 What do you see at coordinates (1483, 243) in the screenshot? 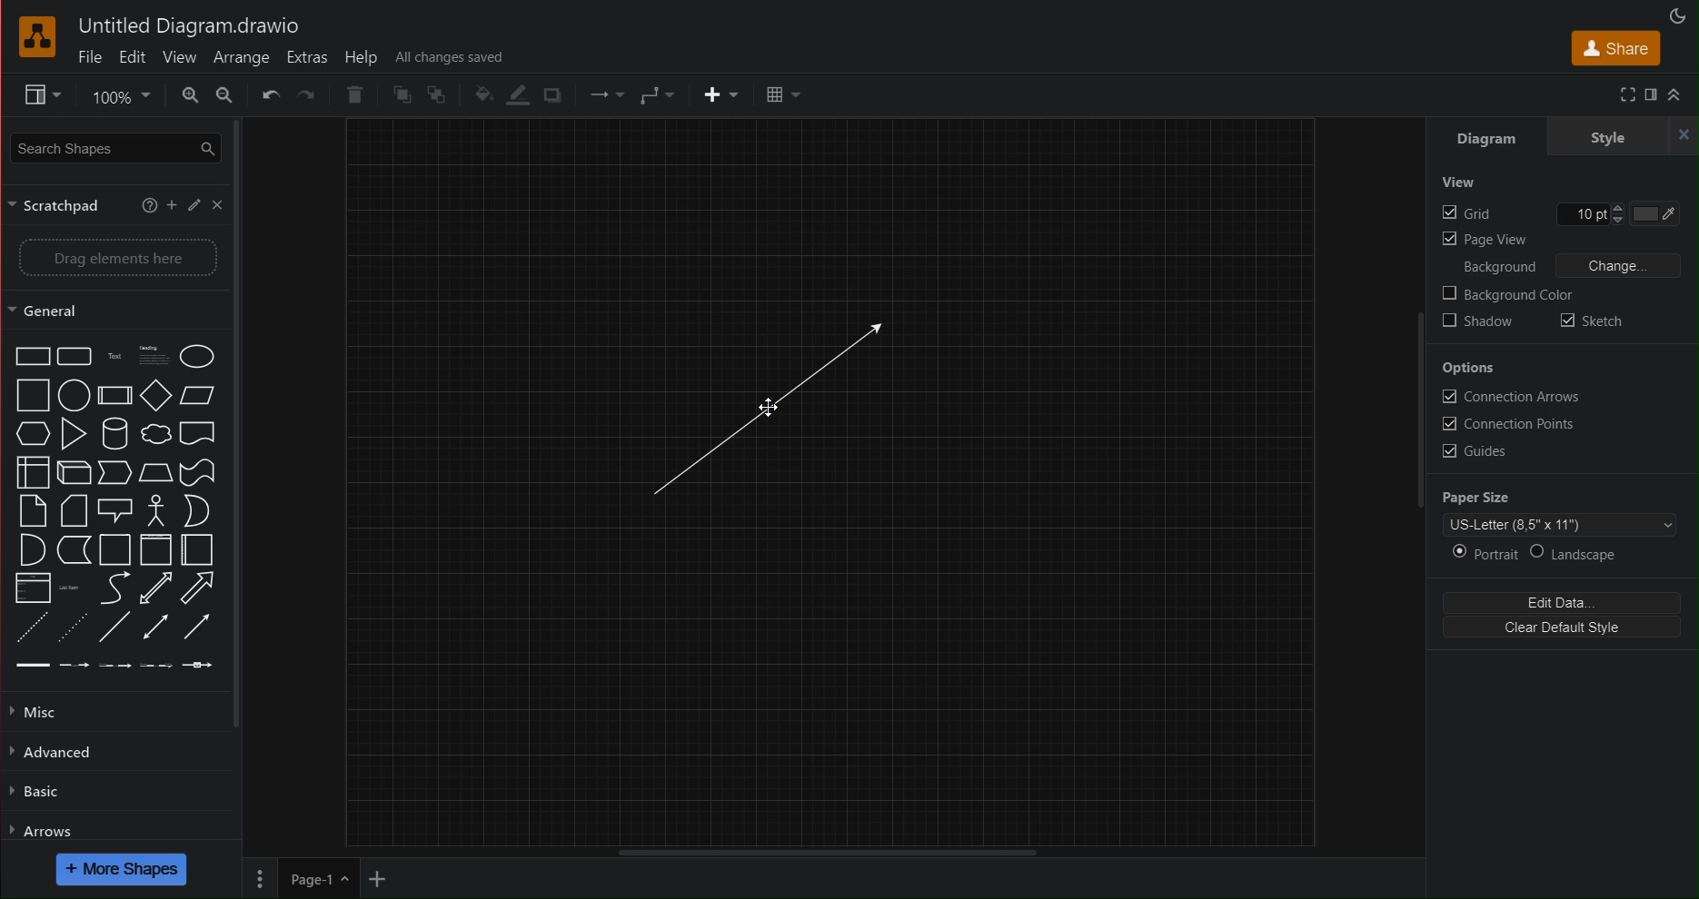
I see `Page View` at bounding box center [1483, 243].